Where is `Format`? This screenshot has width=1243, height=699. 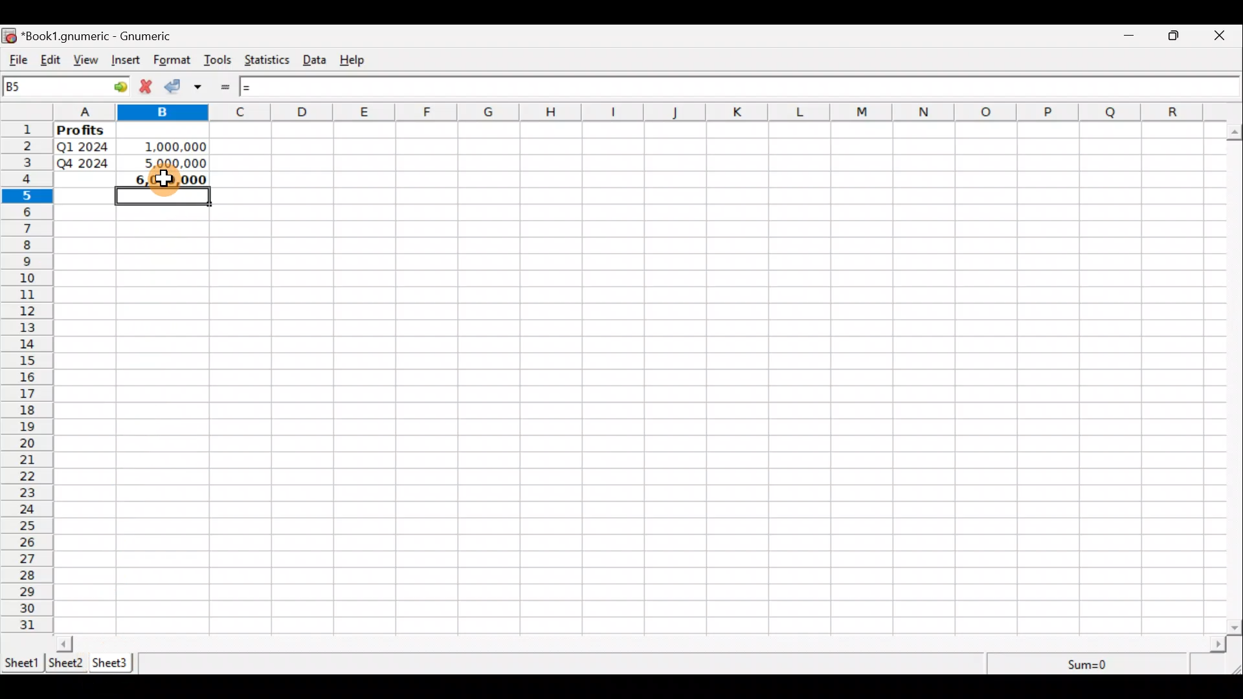 Format is located at coordinates (172, 61).